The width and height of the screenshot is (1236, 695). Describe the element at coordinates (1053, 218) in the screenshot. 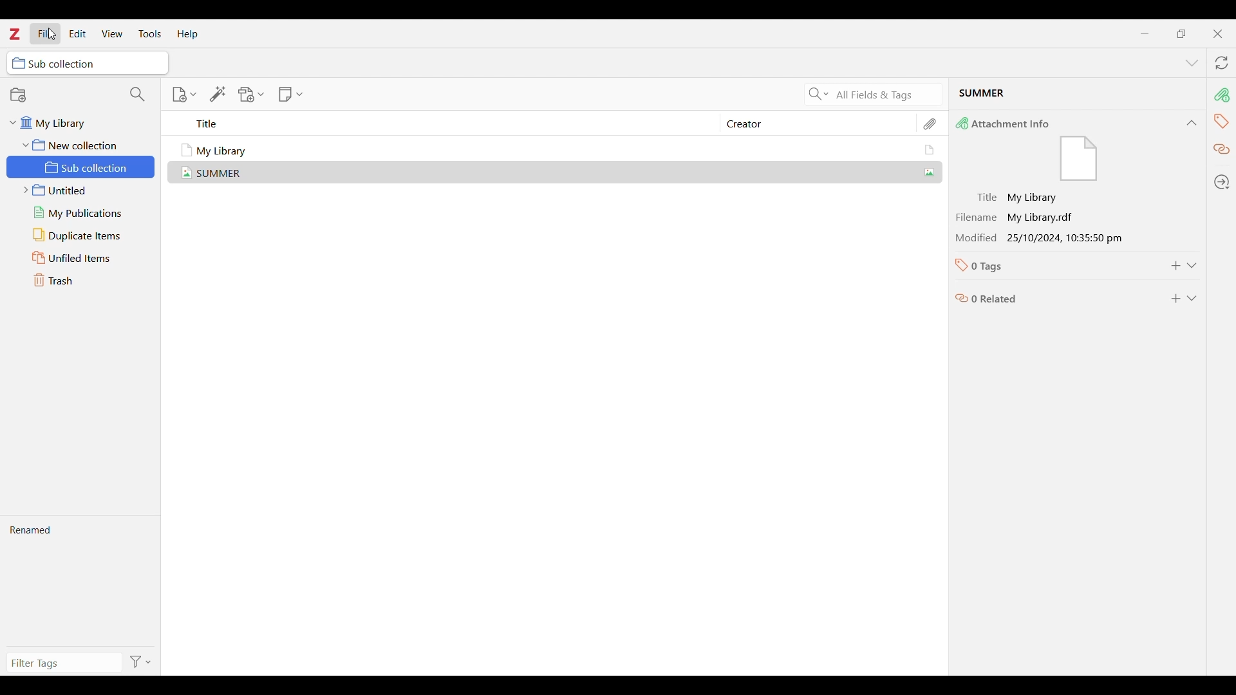

I see `Filename : My library.rdf` at that location.